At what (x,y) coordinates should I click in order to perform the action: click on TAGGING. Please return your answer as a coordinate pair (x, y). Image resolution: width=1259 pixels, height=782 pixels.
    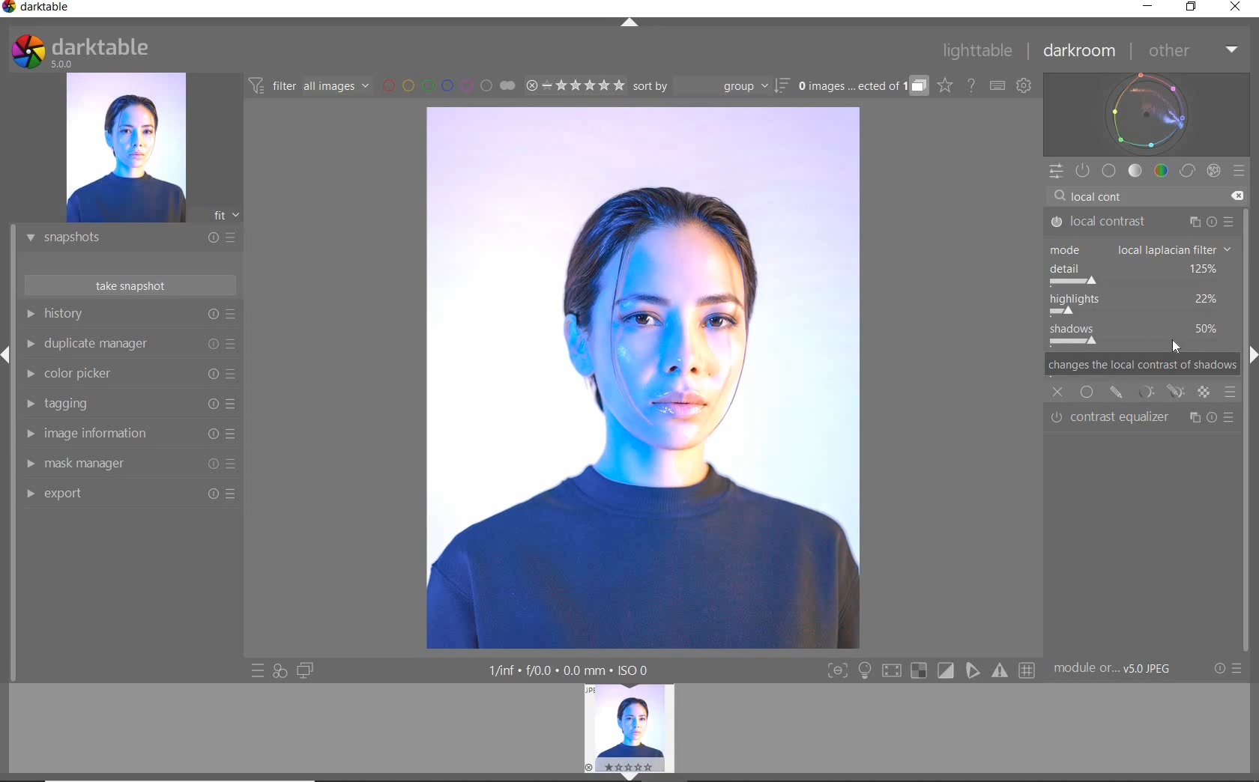
    Looking at the image, I should click on (127, 404).